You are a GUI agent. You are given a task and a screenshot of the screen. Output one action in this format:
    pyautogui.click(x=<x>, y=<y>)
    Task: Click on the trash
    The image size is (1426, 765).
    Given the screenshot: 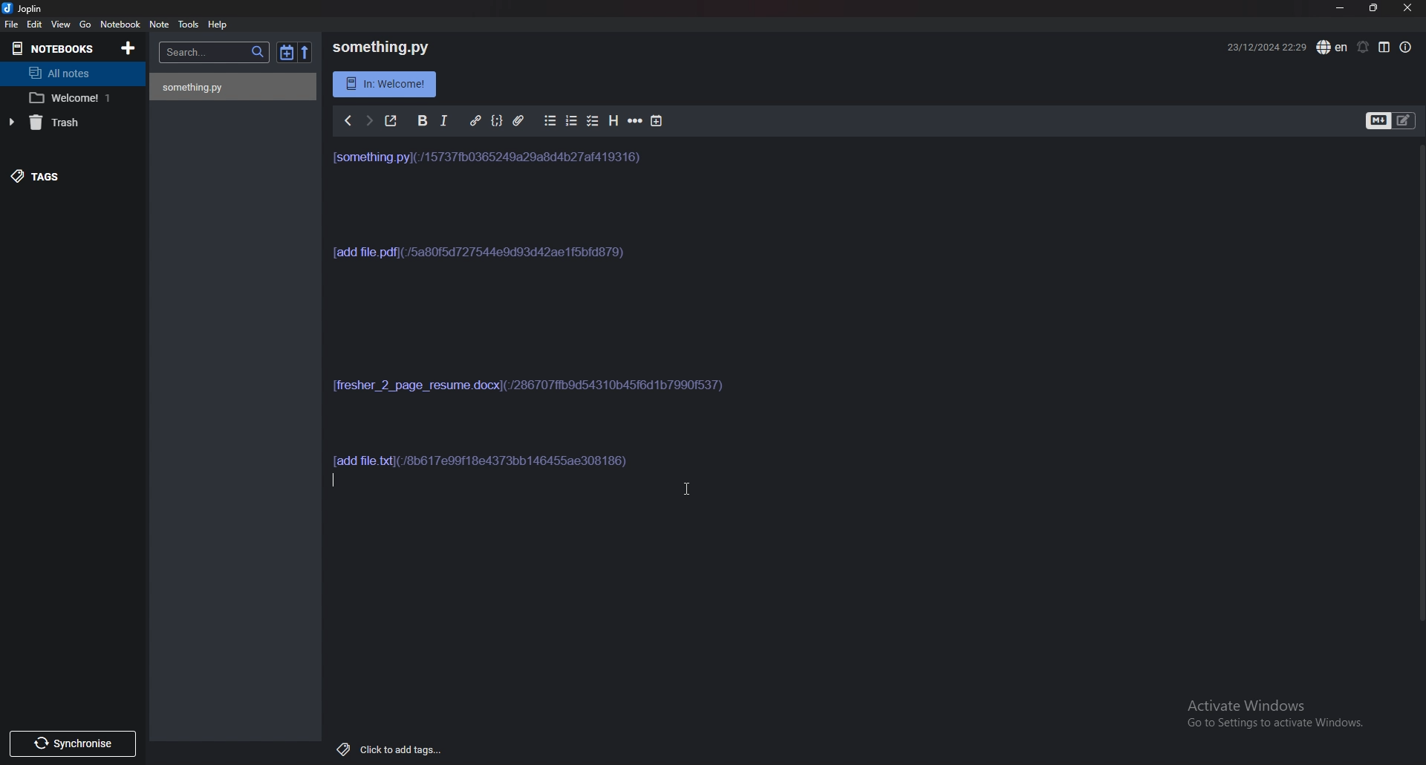 What is the action you would take?
    pyautogui.click(x=63, y=123)
    